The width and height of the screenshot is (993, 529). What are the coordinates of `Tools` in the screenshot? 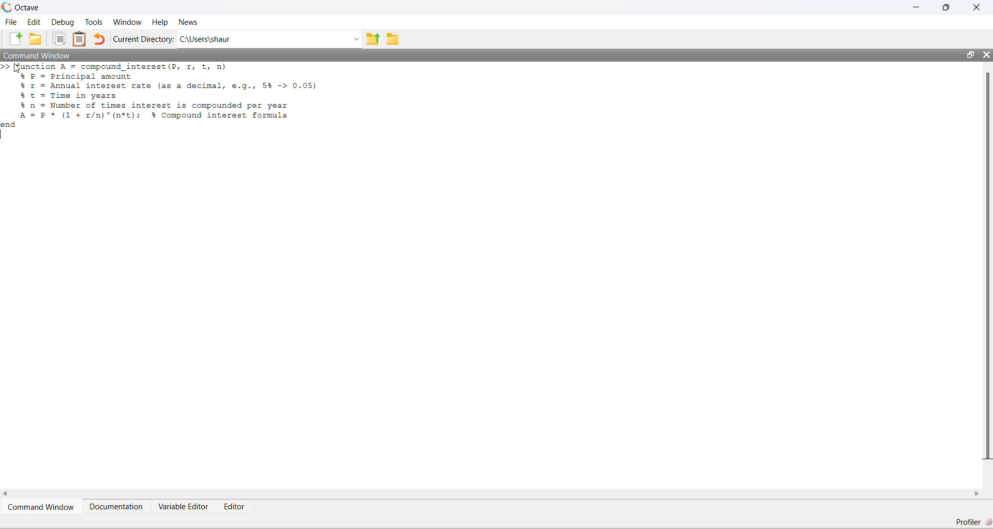 It's located at (94, 22).